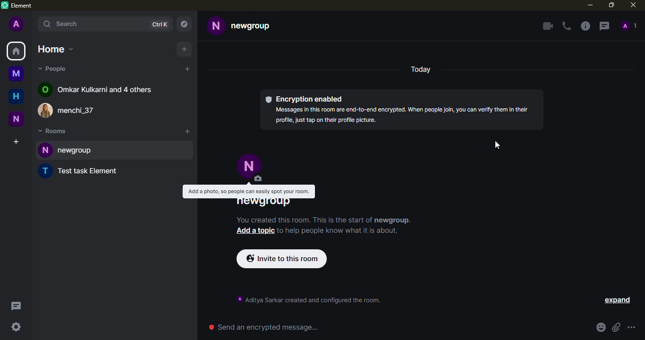 This screenshot has width=645, height=340. I want to click on video call, so click(548, 26).